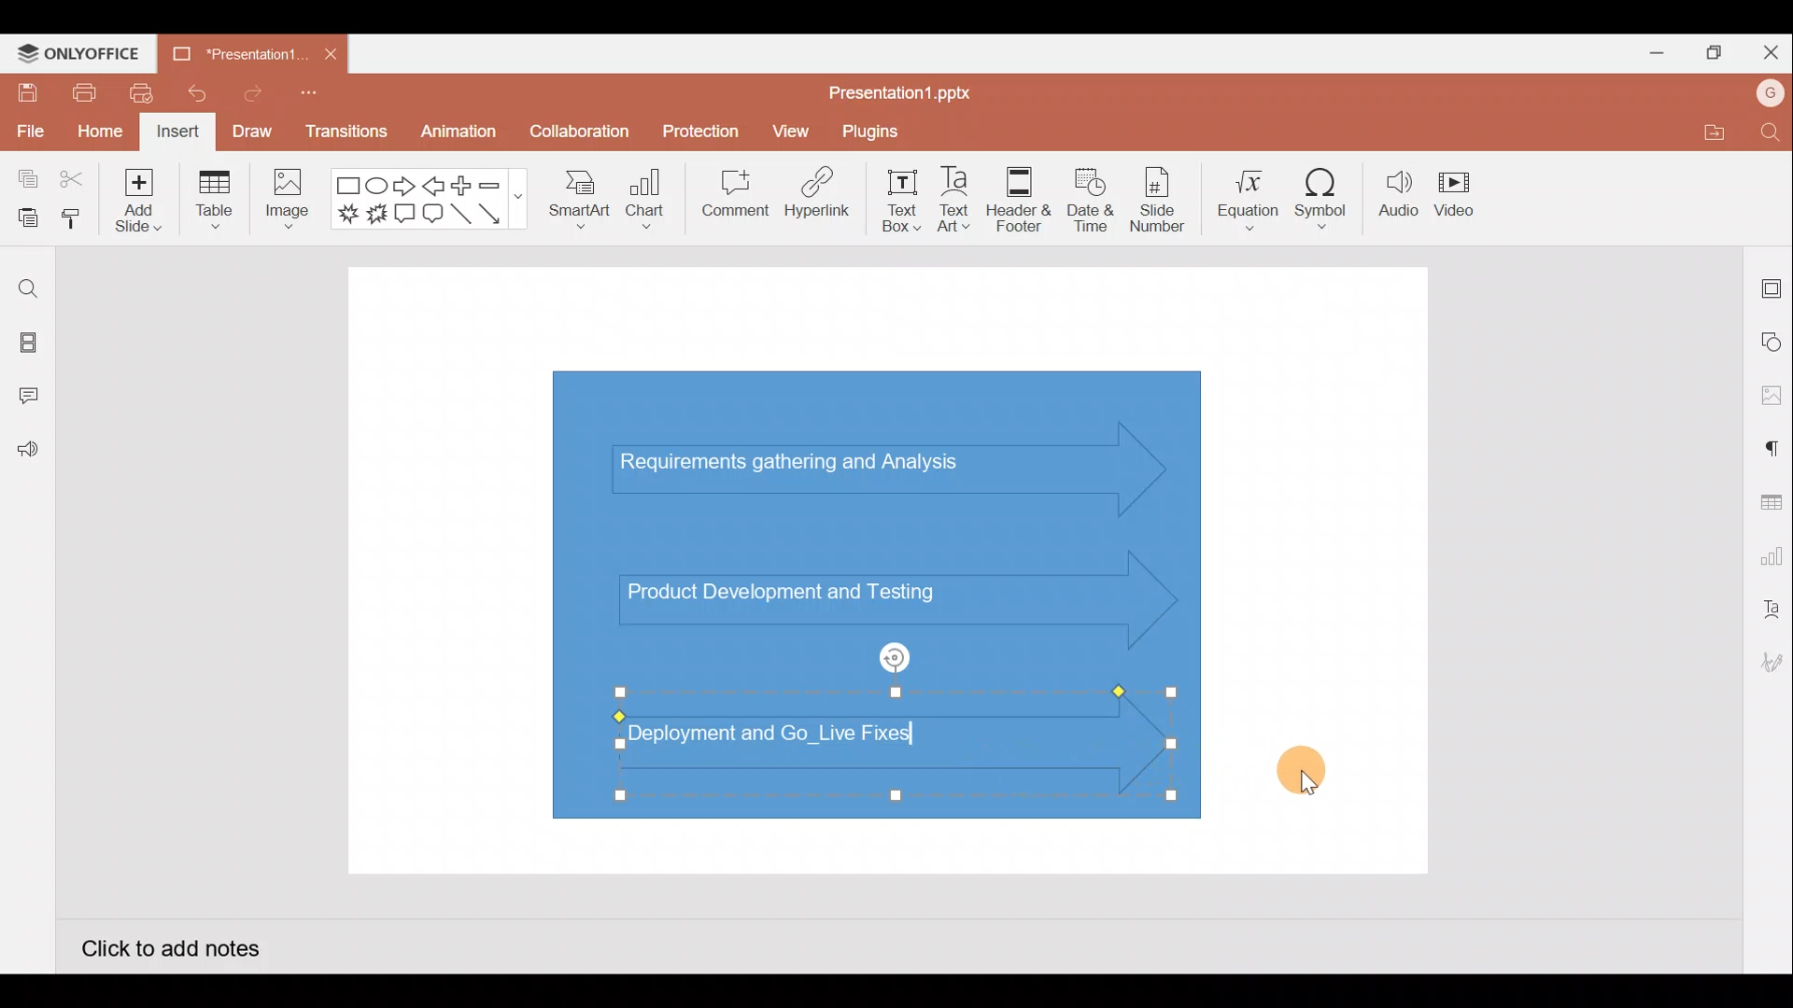 This screenshot has width=1793, height=1008. I want to click on Comments, so click(33, 398).